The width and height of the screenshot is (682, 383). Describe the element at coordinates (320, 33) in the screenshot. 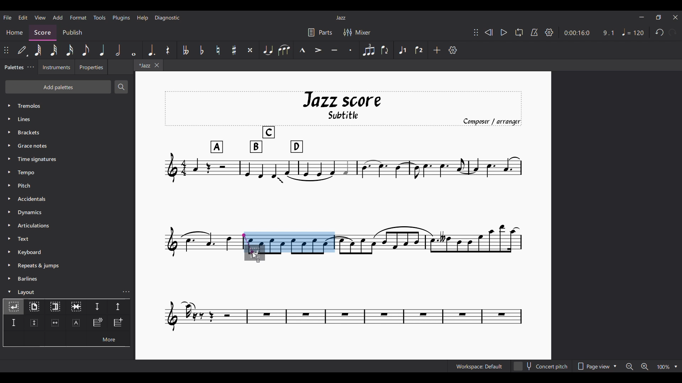

I see `Parts settings` at that location.